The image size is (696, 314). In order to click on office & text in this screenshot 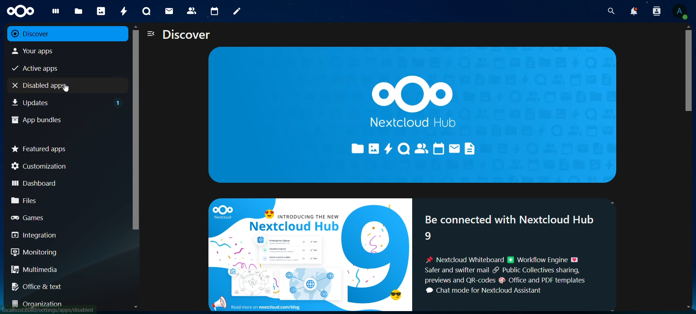, I will do `click(61, 285)`.